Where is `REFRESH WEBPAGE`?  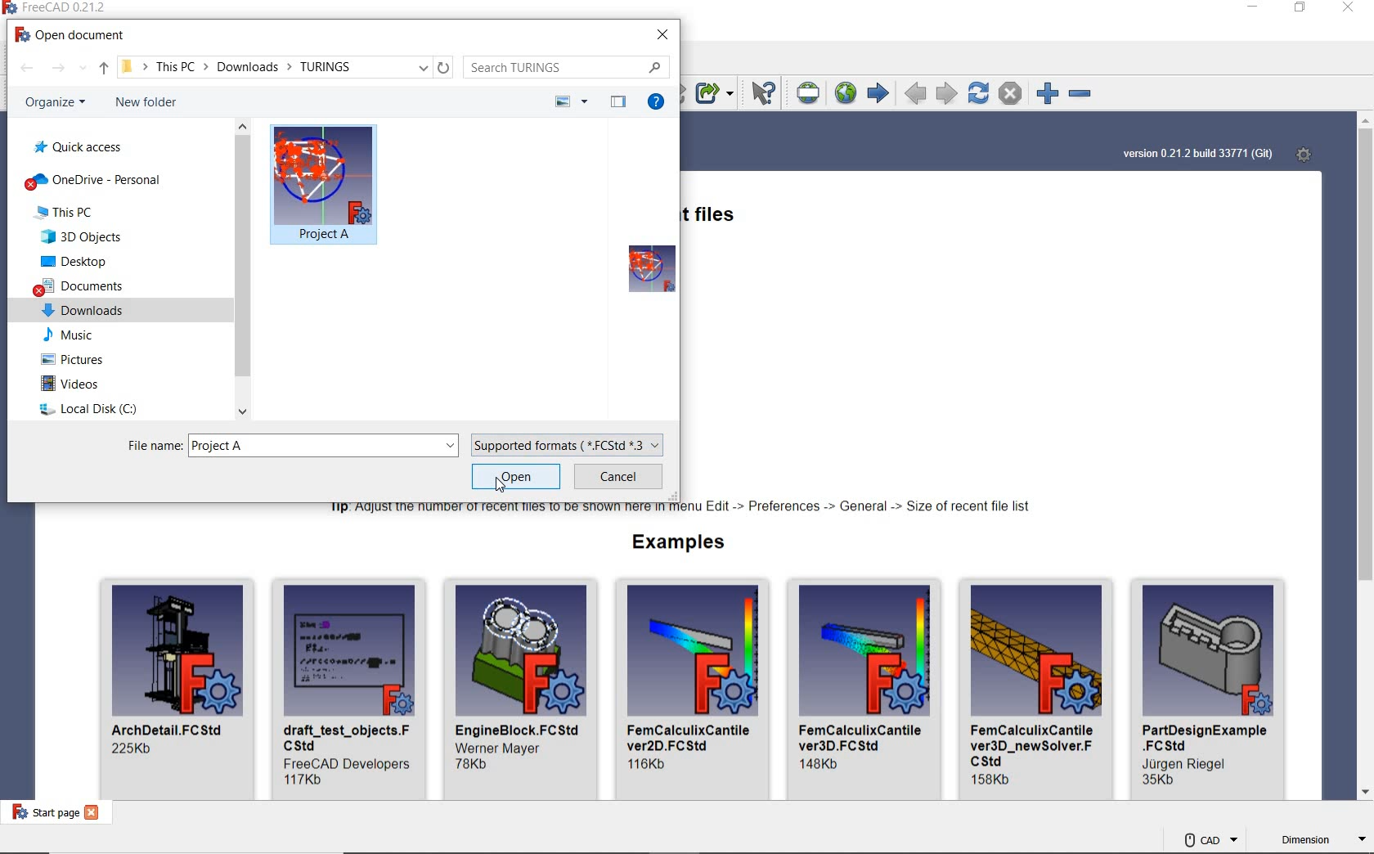 REFRESH WEBPAGE is located at coordinates (977, 92).